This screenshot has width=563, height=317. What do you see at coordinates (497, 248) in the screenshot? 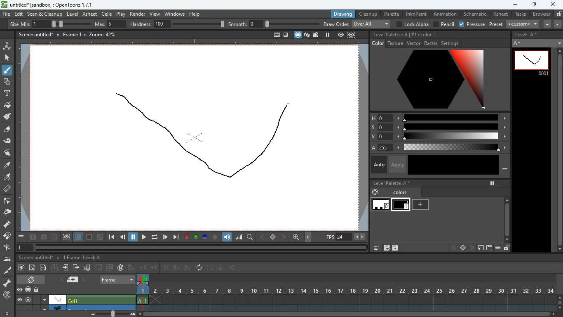
I see `menu` at bounding box center [497, 248].